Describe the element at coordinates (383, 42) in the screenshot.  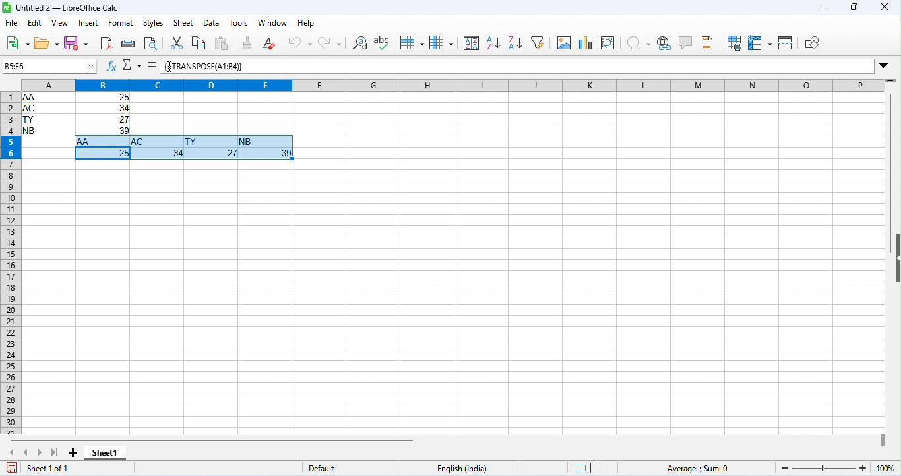
I see `spelling` at that location.